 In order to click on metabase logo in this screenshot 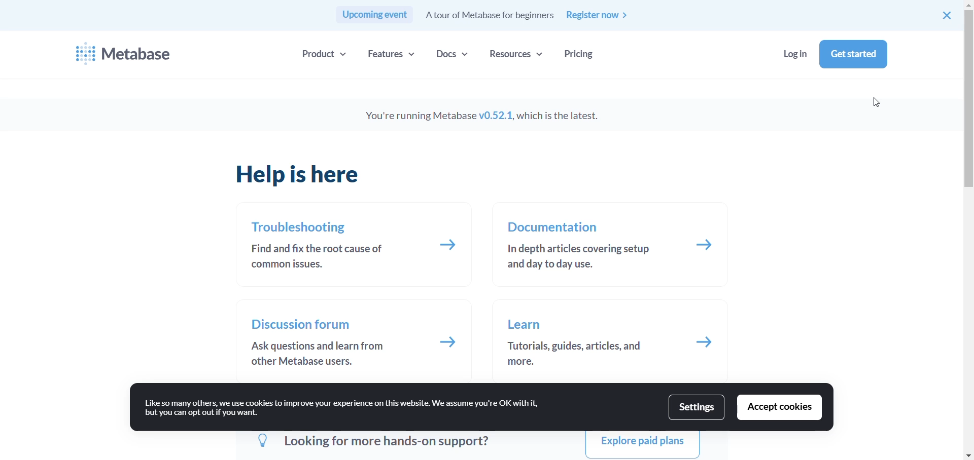, I will do `click(83, 52)`.